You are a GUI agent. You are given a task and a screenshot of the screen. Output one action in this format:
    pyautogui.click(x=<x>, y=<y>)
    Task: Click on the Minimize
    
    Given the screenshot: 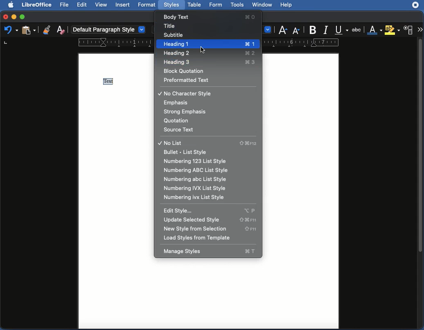 What is the action you would take?
    pyautogui.click(x=14, y=17)
    